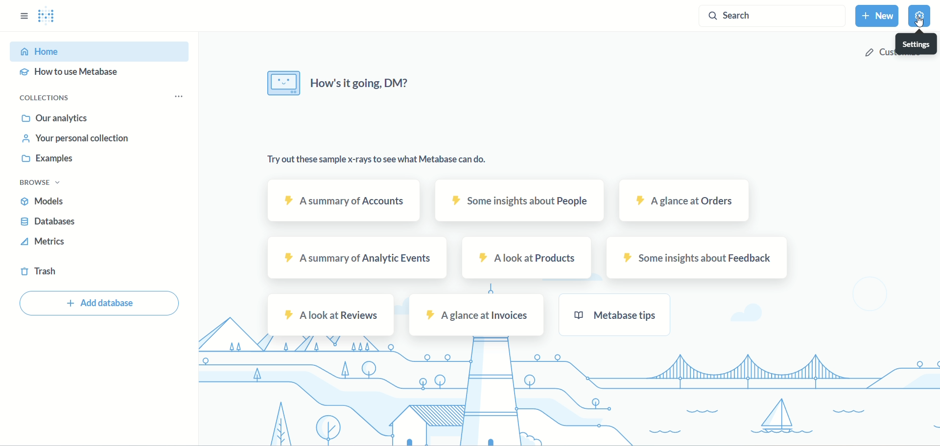 The width and height of the screenshot is (940, 446). What do you see at coordinates (877, 16) in the screenshot?
I see `new` at bounding box center [877, 16].